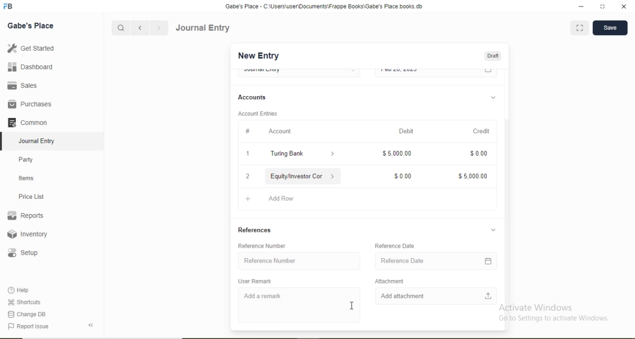 The height and width of the screenshot is (339, 635). I want to click on Turing Bank, so click(287, 154).